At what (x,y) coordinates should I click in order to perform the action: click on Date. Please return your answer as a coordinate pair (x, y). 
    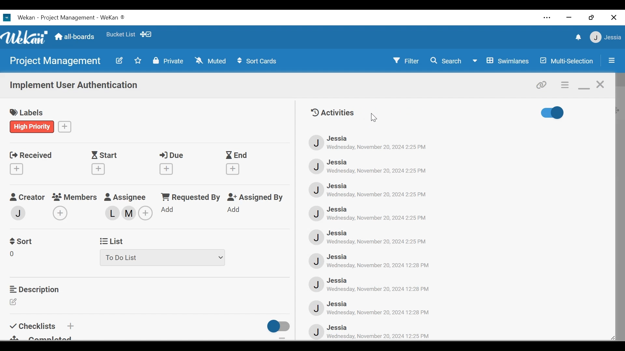
    Looking at the image, I should click on (379, 241).